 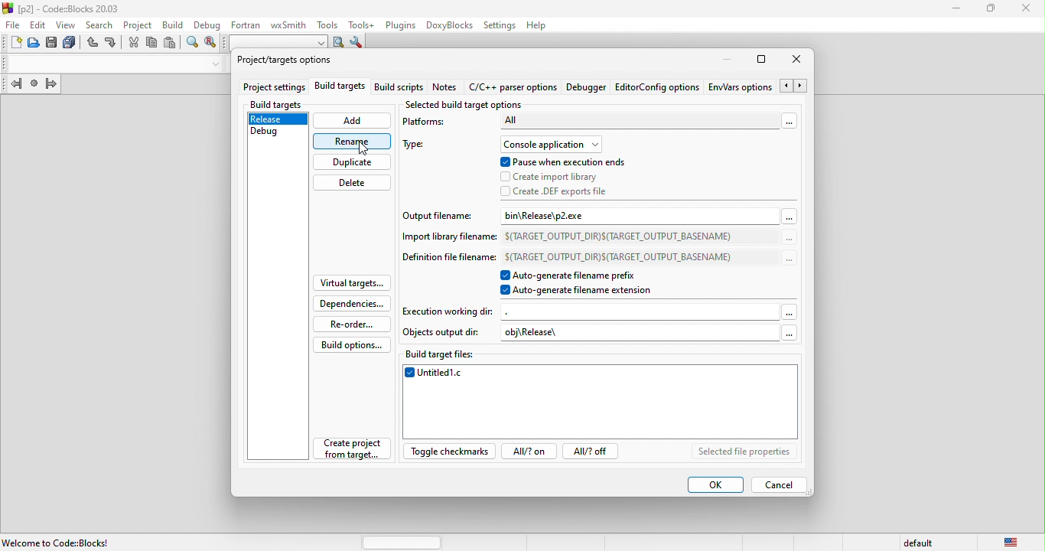 I want to click on minimize, so click(x=957, y=9).